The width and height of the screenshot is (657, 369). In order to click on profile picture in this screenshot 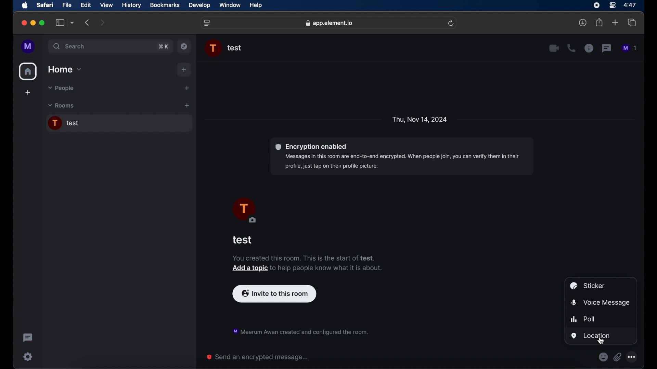, I will do `click(214, 48)`.